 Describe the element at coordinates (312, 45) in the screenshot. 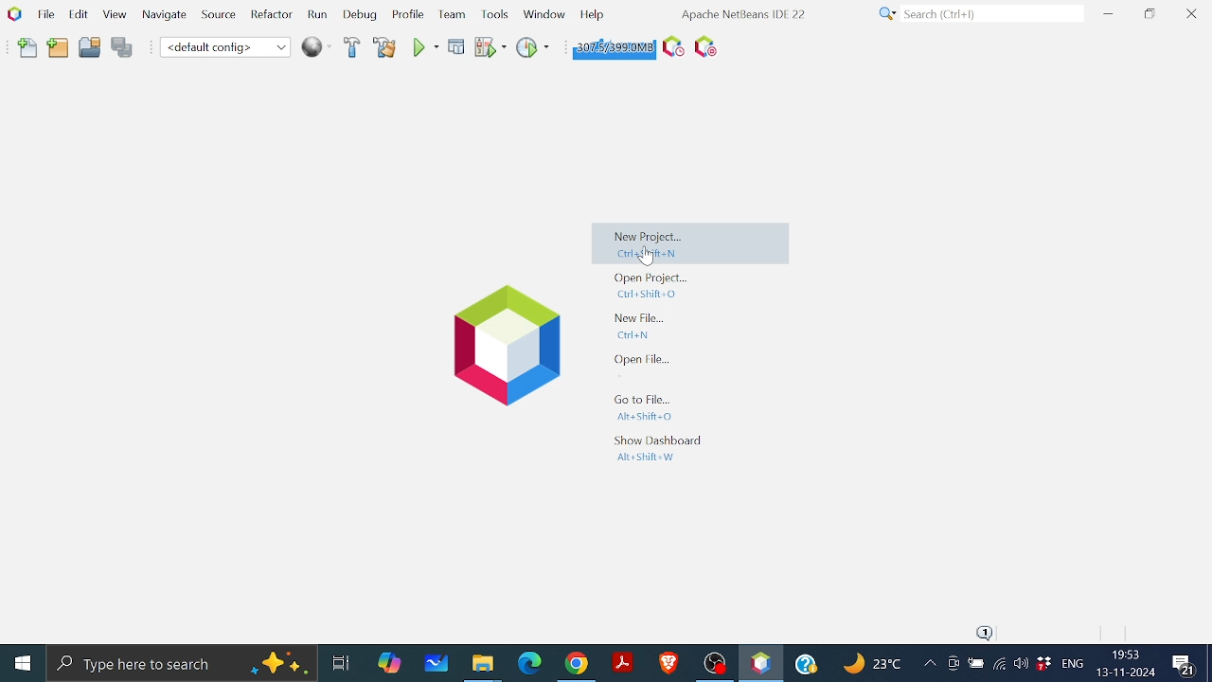

I see `Web` at that location.